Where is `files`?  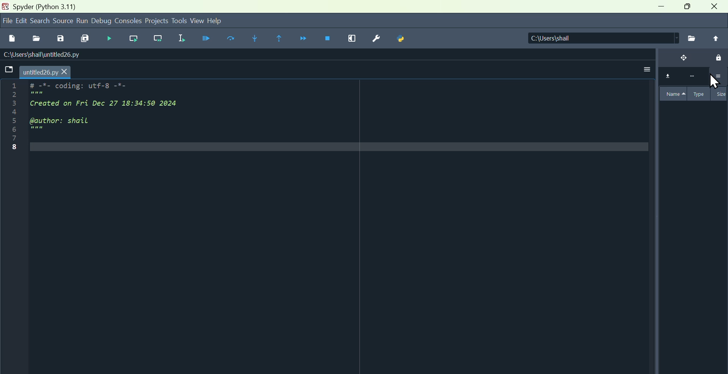
files is located at coordinates (691, 38).